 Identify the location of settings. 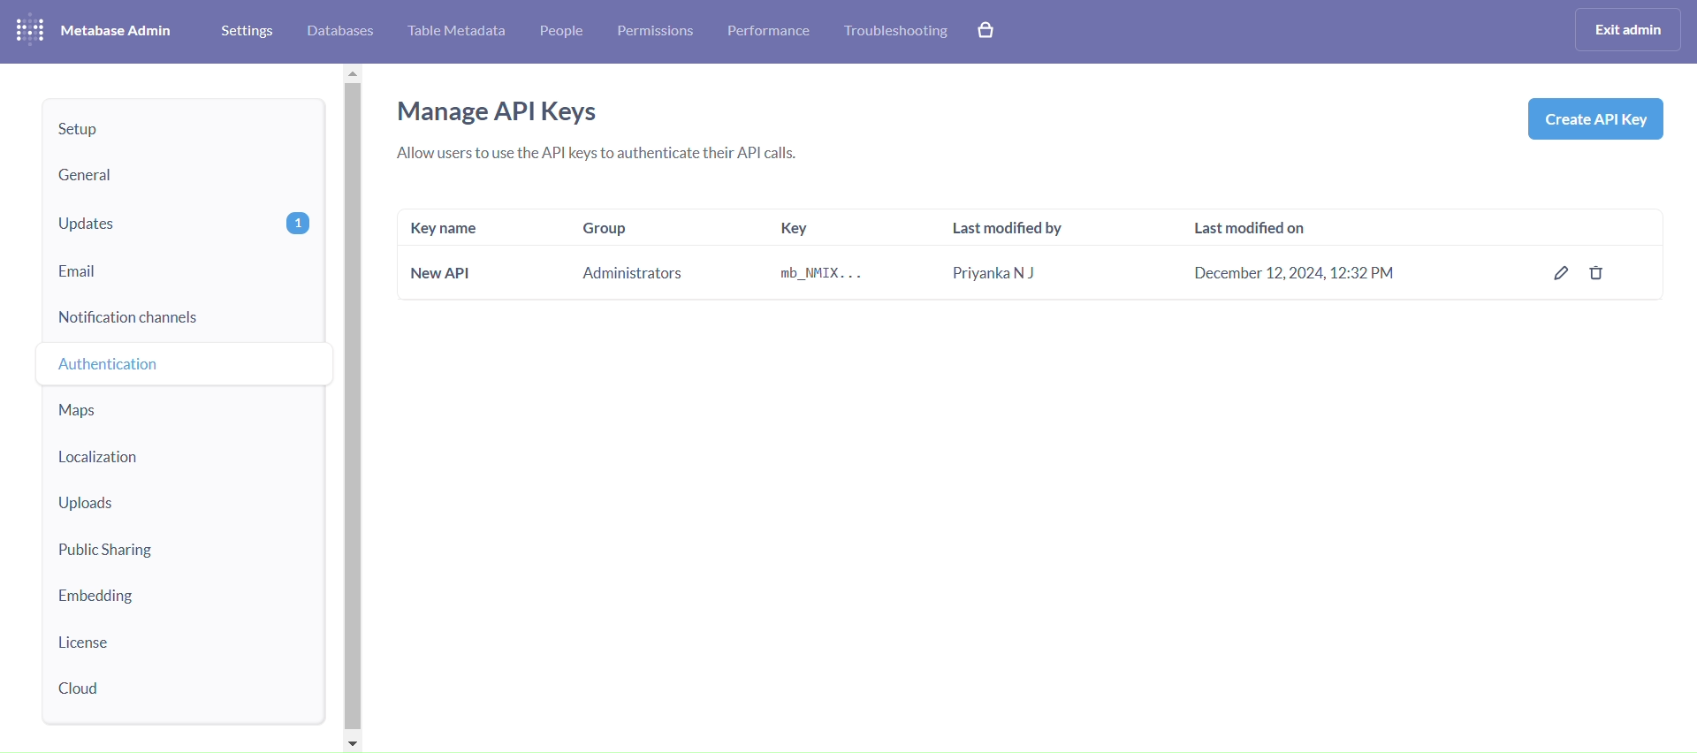
(244, 31).